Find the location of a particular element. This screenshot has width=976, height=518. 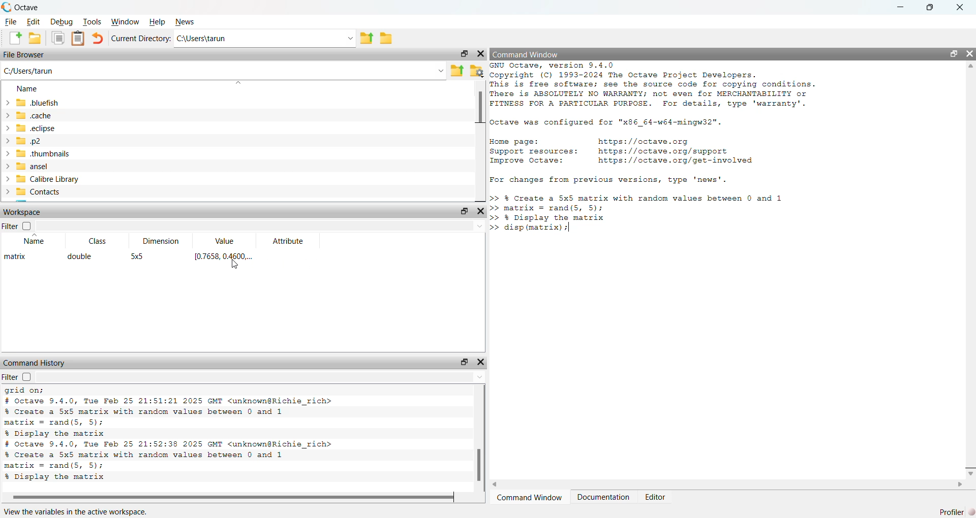

notes is located at coordinates (80, 38).